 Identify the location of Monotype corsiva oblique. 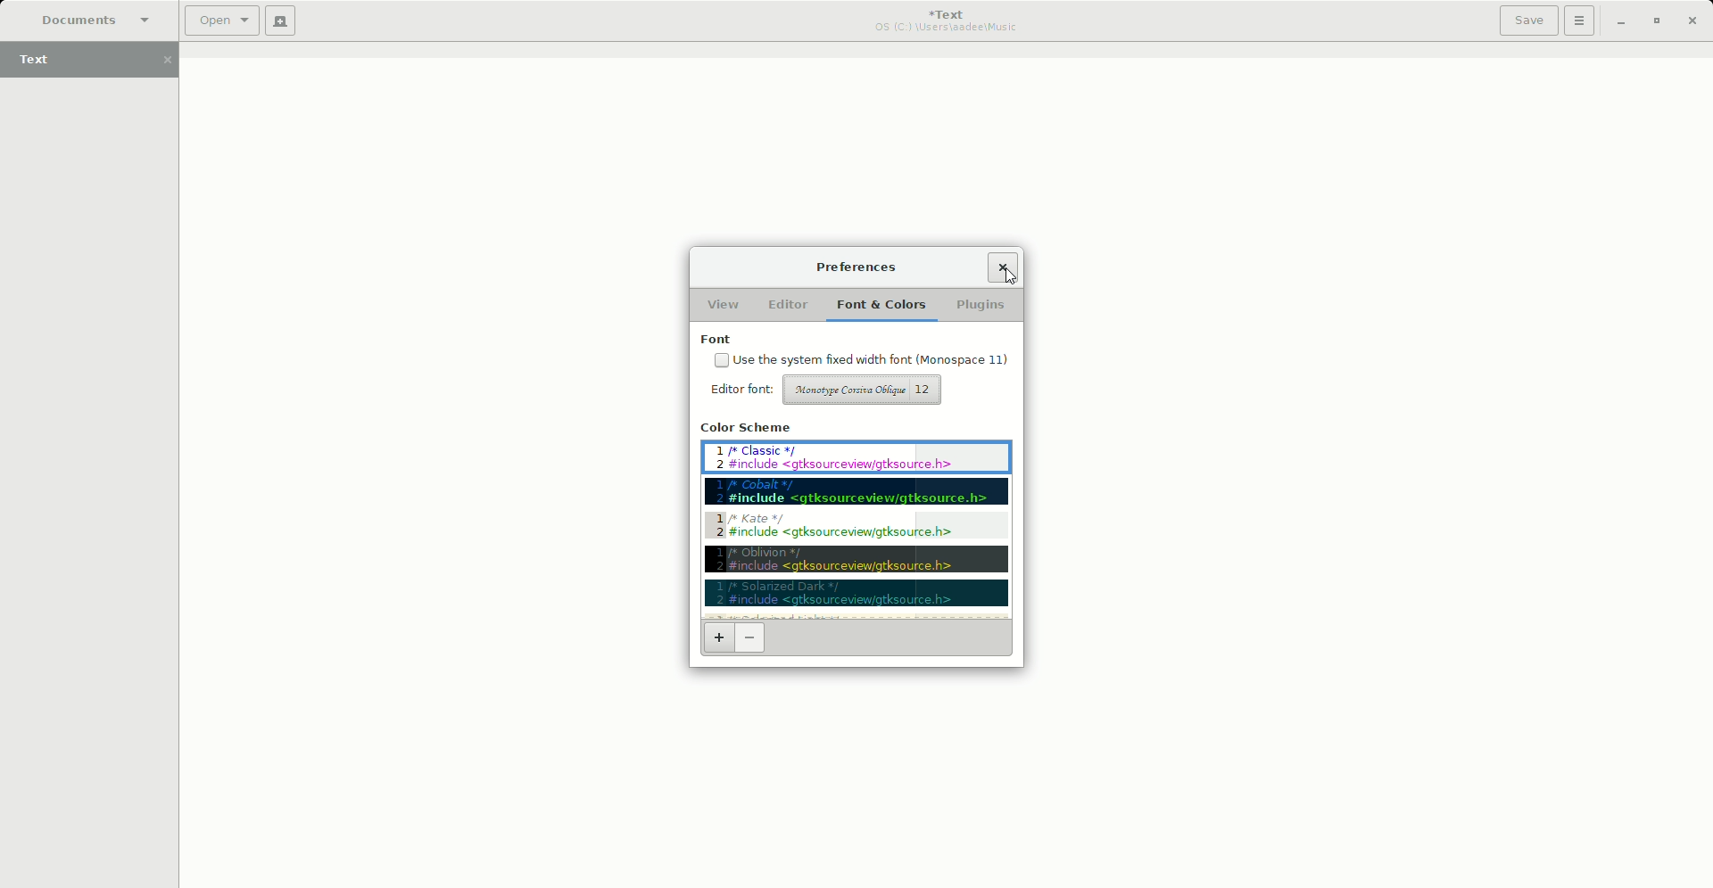
(865, 389).